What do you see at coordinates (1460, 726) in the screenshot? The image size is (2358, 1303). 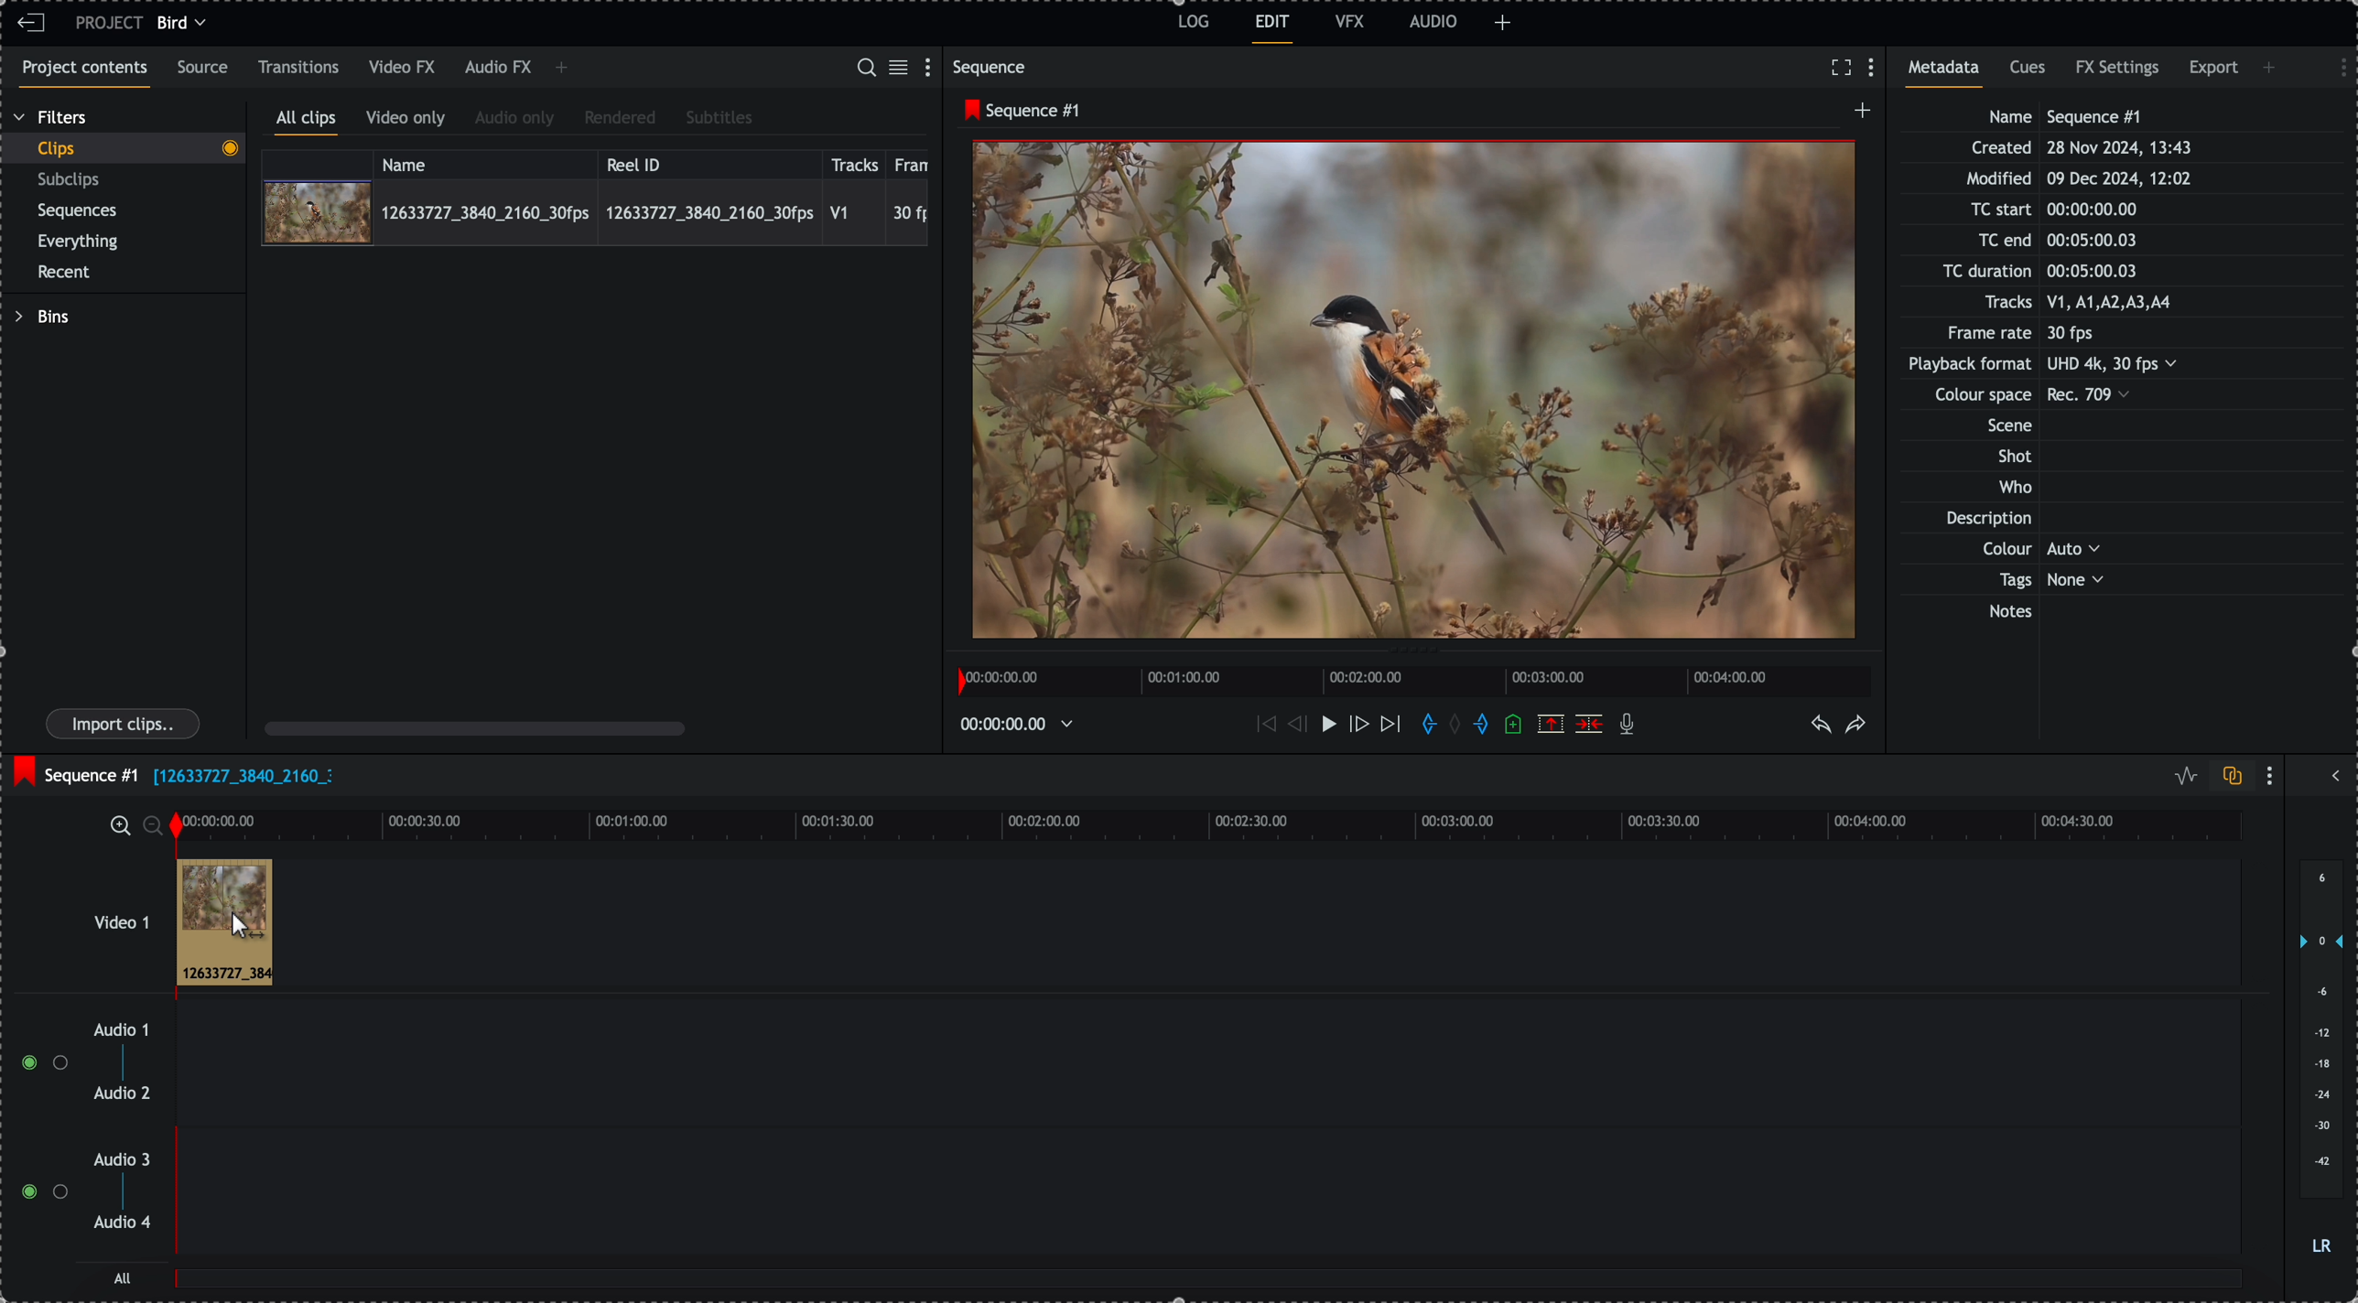 I see `clear marks` at bounding box center [1460, 726].